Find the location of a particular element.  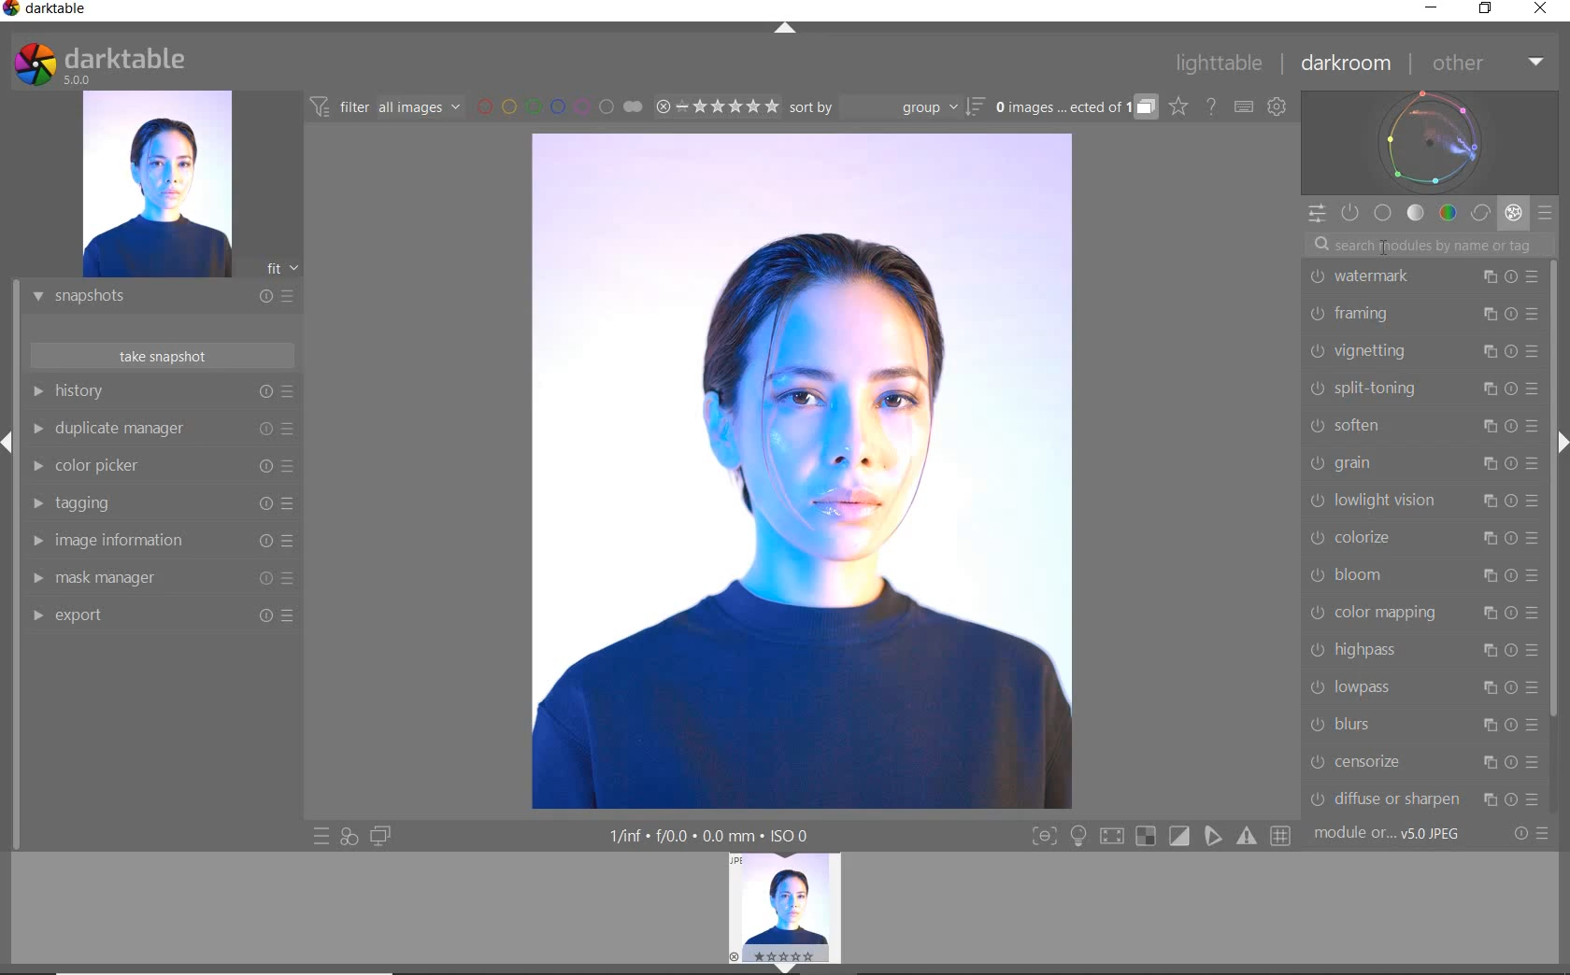

SORT is located at coordinates (885, 106).